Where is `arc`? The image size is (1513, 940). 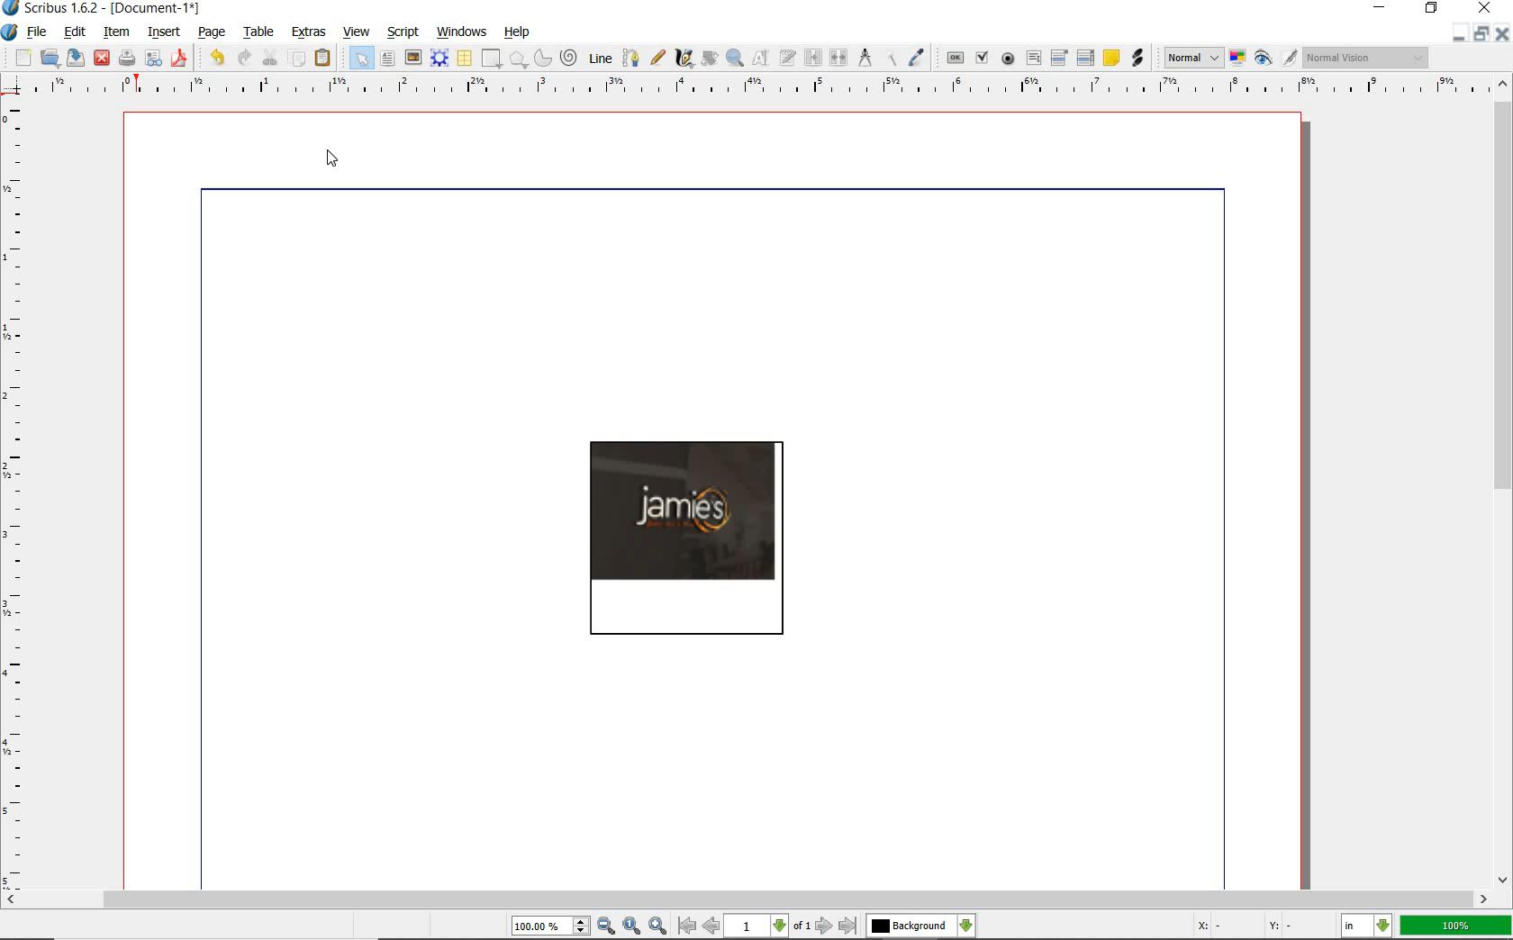
arc is located at coordinates (543, 59).